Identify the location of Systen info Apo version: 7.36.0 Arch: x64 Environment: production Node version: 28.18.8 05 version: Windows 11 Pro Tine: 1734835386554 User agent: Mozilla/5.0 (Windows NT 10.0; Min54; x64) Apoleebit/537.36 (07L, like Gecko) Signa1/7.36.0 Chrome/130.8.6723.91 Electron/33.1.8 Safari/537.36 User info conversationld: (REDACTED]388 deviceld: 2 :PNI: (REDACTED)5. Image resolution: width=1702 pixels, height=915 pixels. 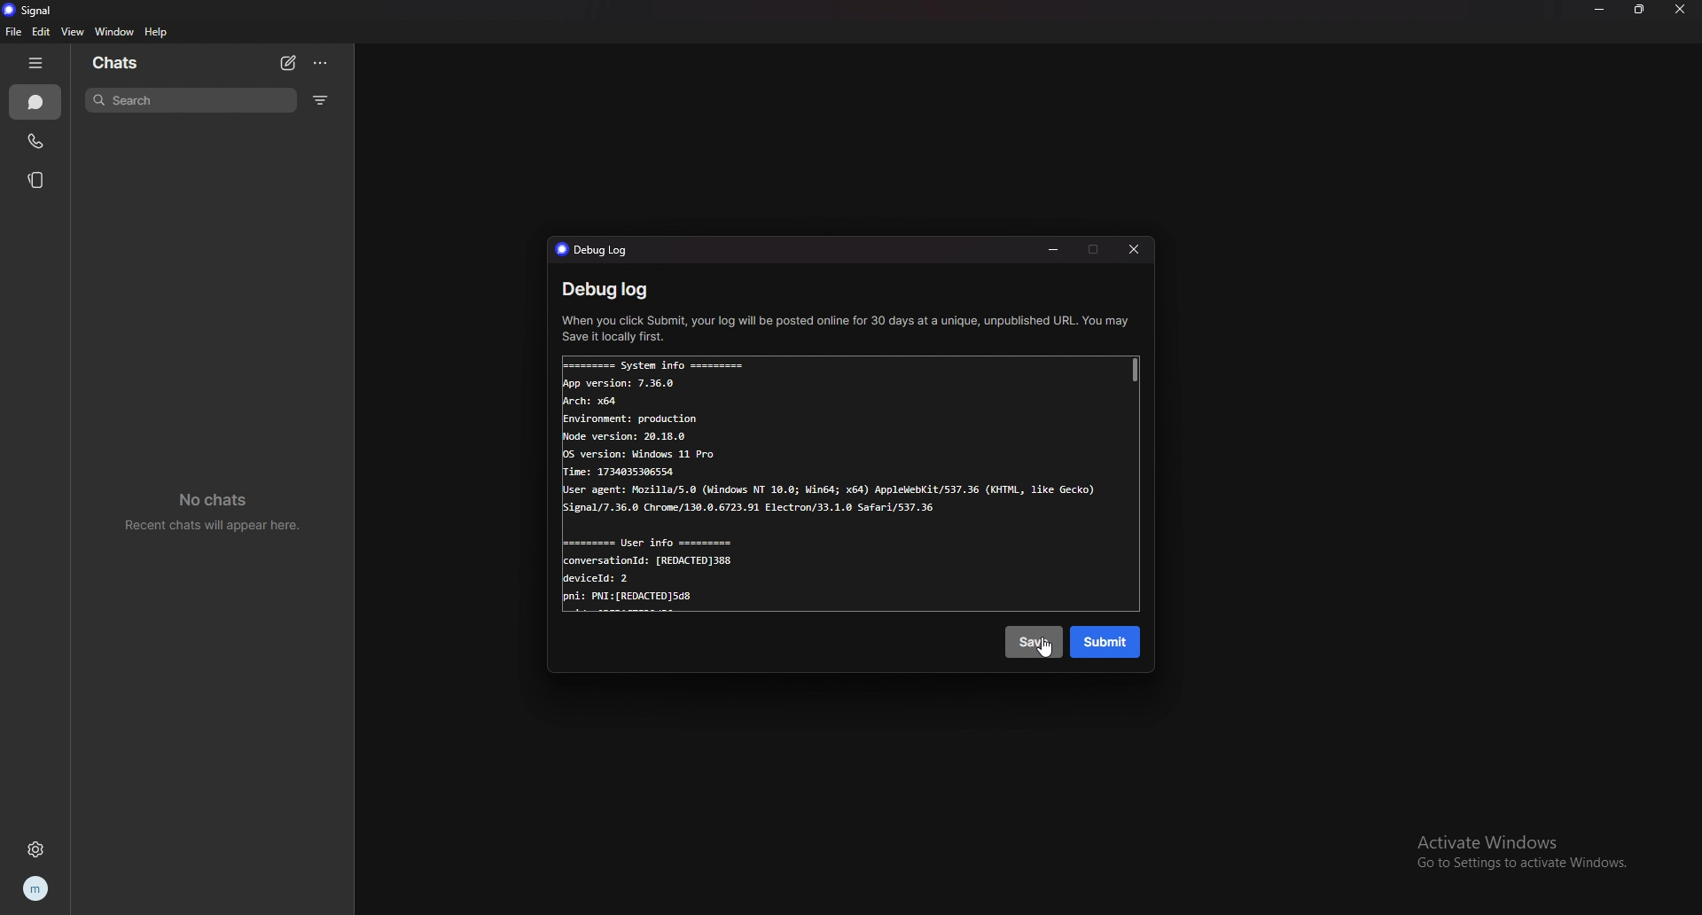
(835, 489).